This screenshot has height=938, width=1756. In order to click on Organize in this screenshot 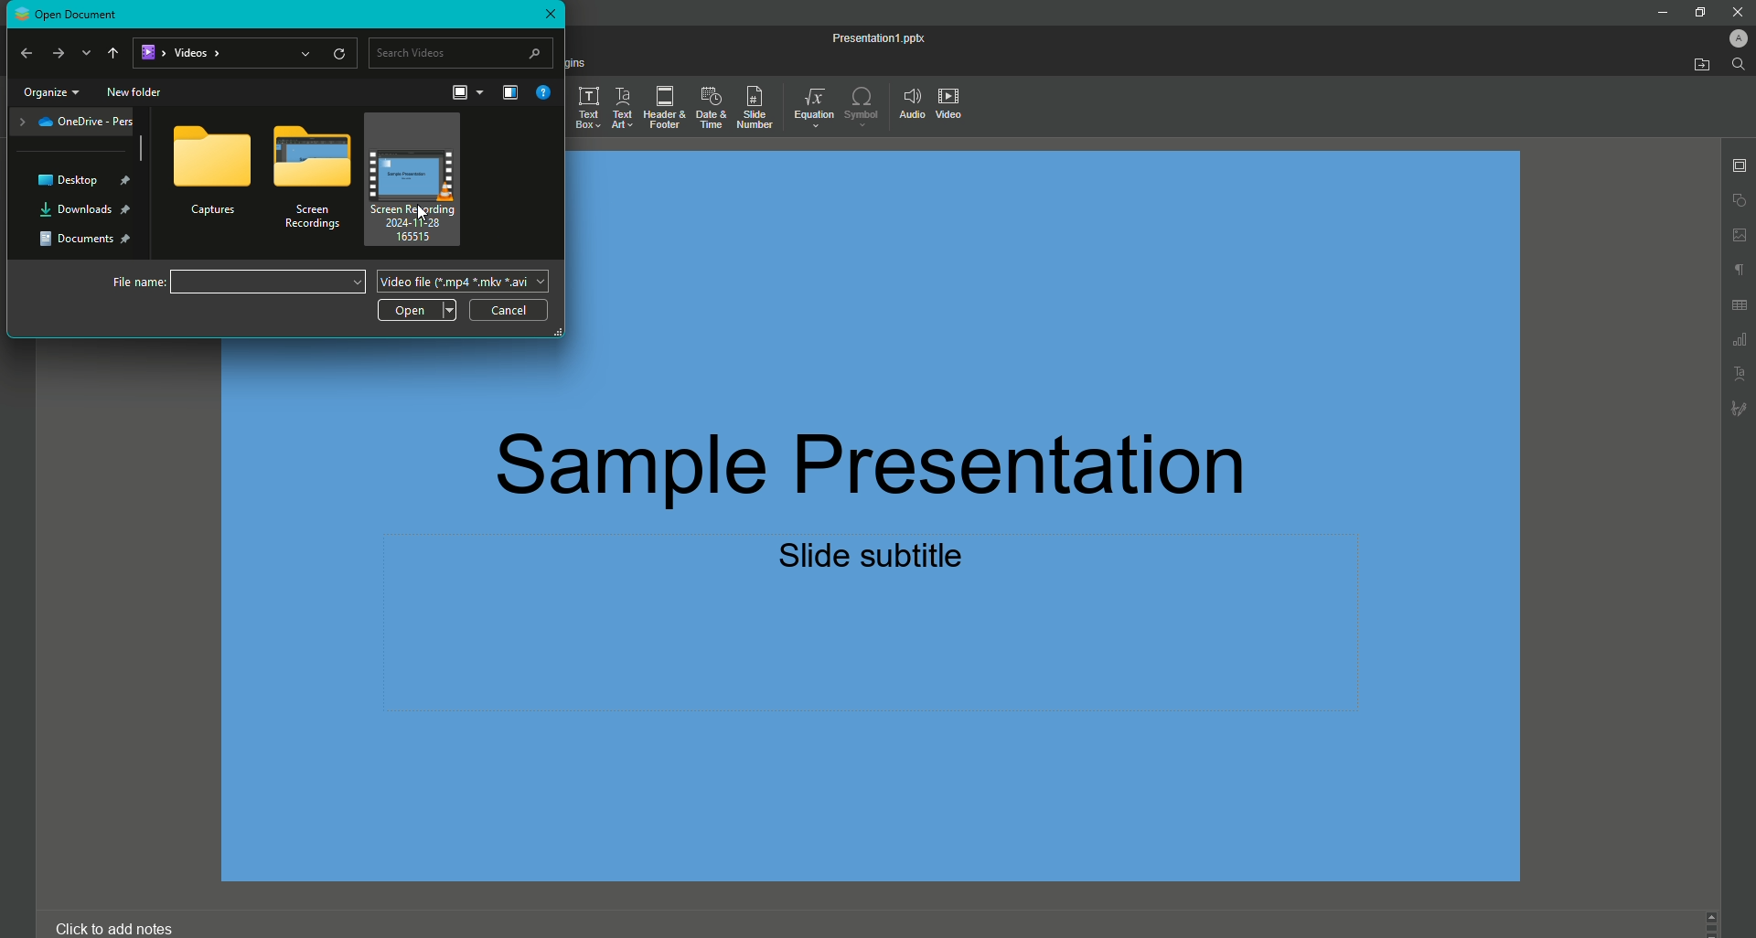, I will do `click(48, 92)`.